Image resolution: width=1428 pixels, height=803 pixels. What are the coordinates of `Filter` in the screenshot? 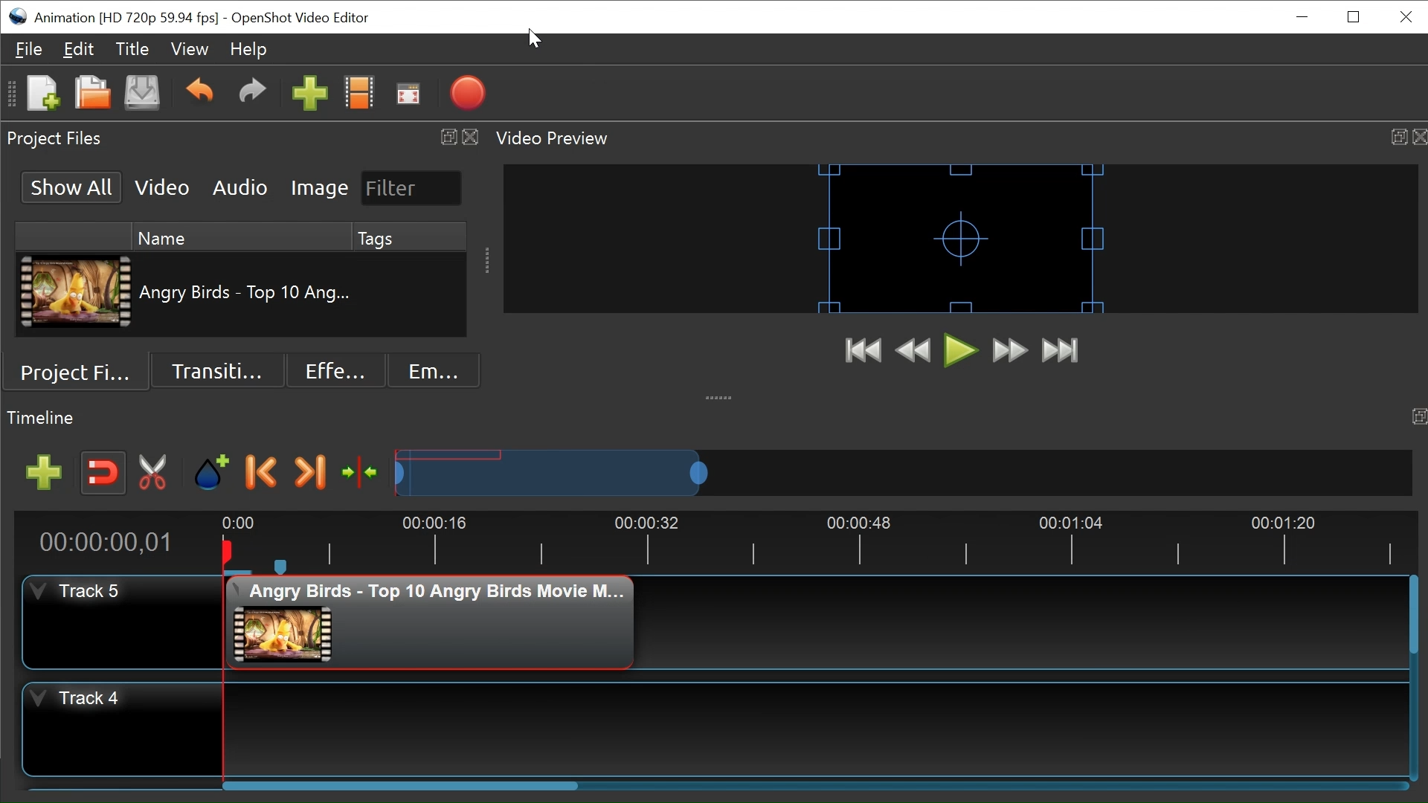 It's located at (411, 188).